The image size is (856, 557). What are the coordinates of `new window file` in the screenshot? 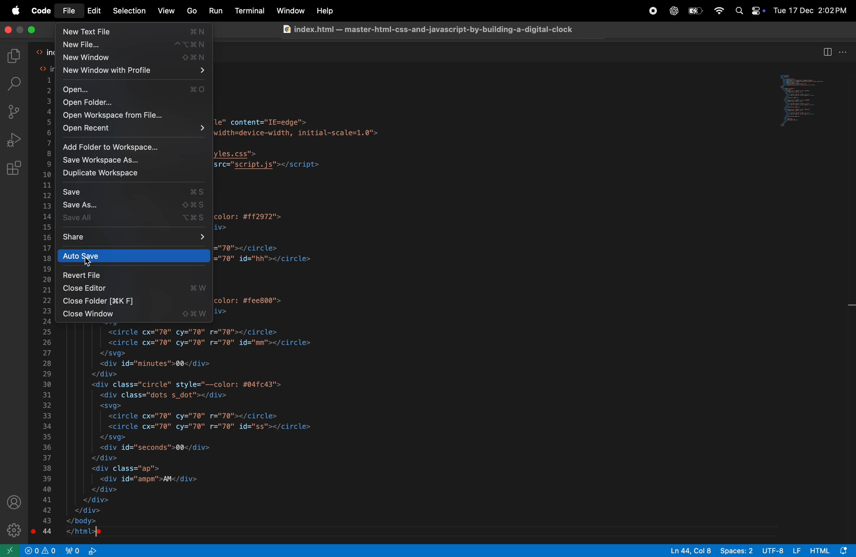 It's located at (133, 71).